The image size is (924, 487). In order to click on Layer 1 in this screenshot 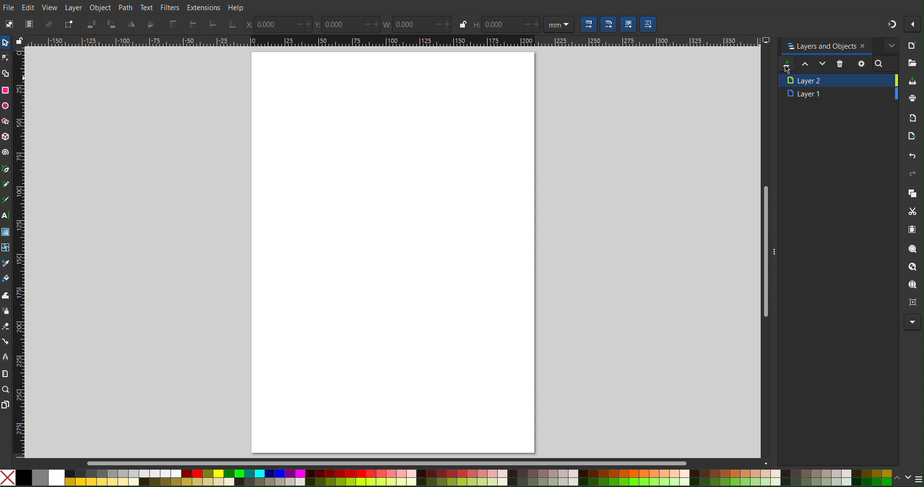, I will do `click(839, 94)`.